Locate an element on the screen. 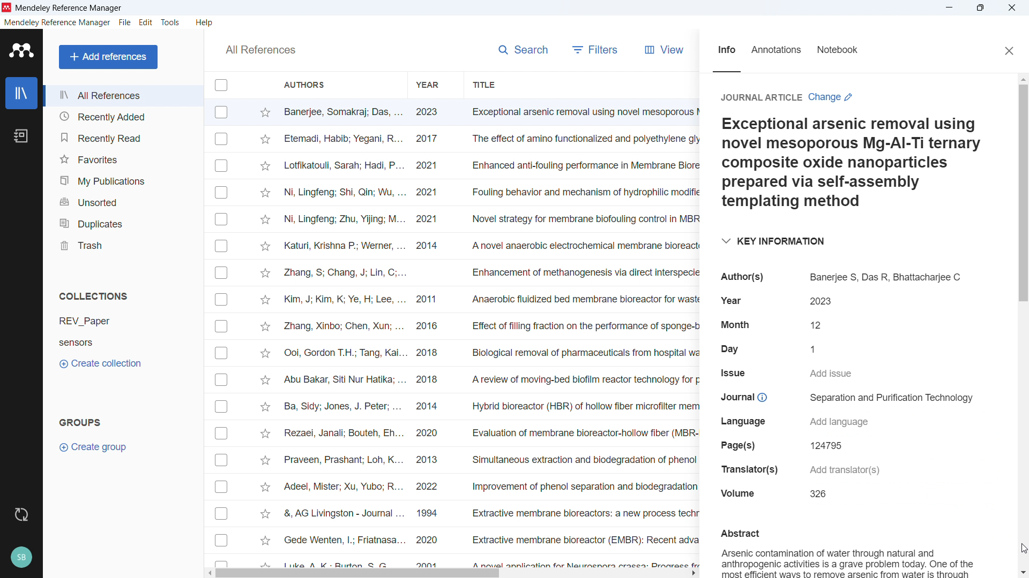 The width and height of the screenshot is (1029, 578). Authors  is located at coordinates (336, 84).